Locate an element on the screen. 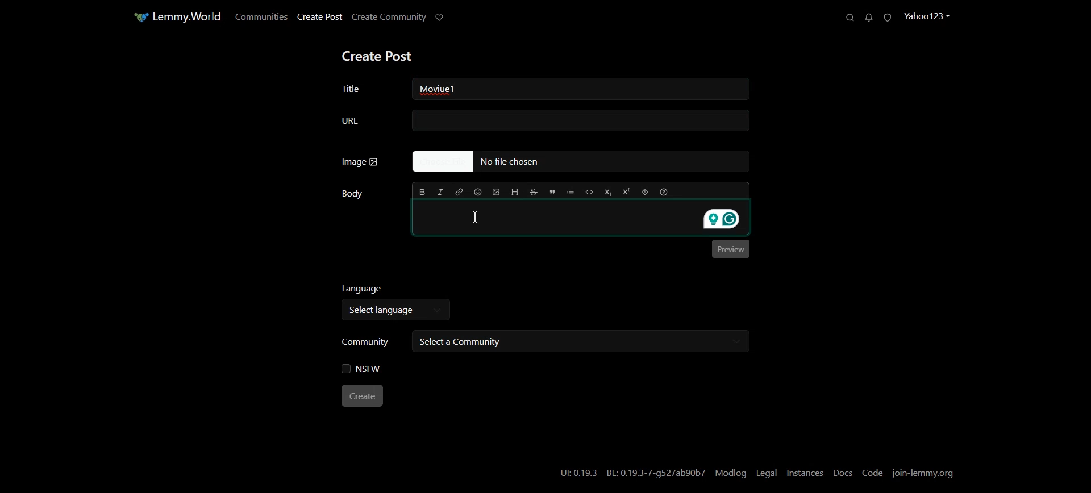 This screenshot has height=493, width=1091. Italic is located at coordinates (441, 192).